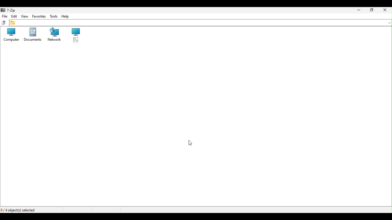 This screenshot has height=220, width=392. I want to click on Help, so click(66, 16).